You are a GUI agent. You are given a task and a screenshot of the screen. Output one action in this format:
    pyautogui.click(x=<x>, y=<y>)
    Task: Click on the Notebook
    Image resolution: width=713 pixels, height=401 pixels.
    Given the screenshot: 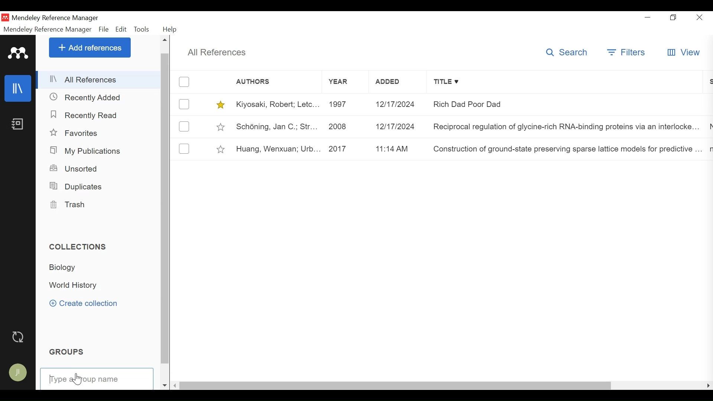 What is the action you would take?
    pyautogui.click(x=18, y=125)
    